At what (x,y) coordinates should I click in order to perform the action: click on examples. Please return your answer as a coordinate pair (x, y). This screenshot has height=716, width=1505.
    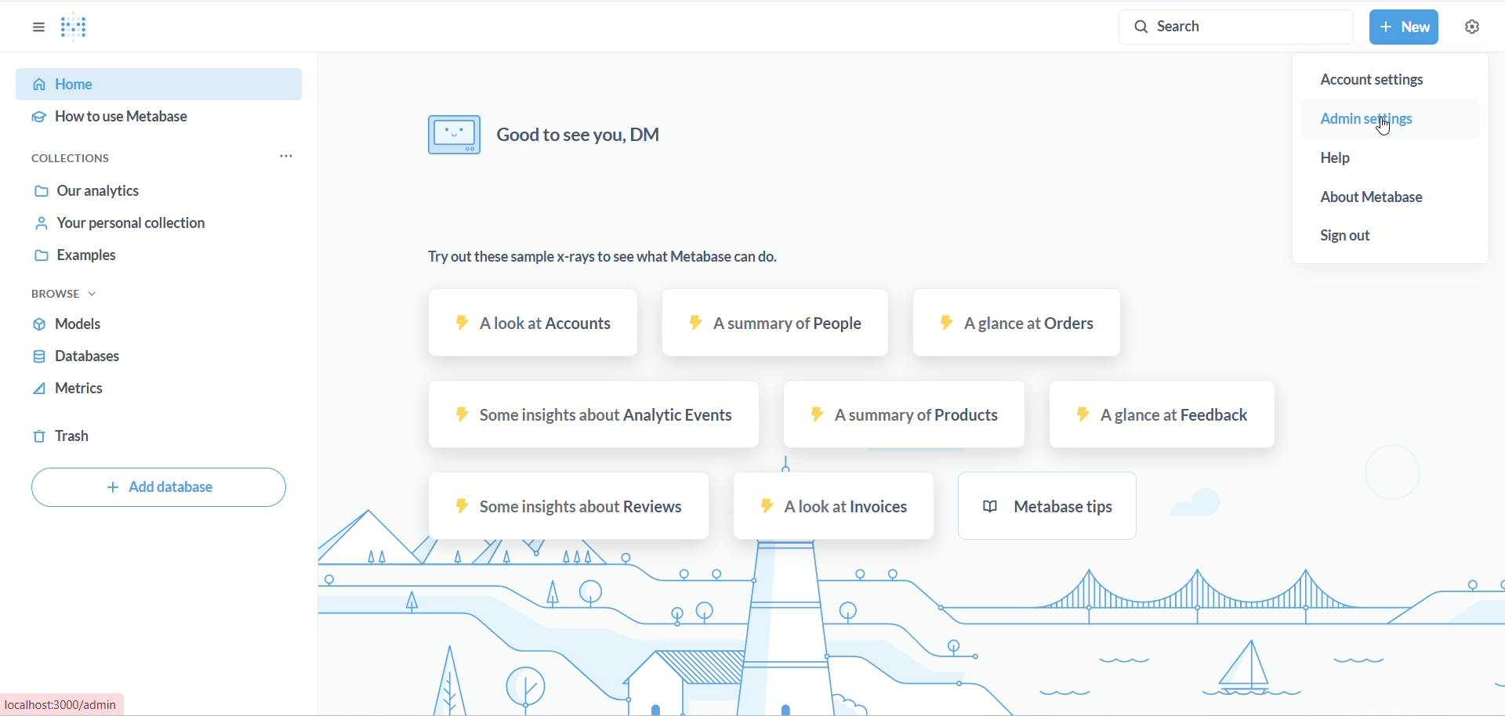
    Looking at the image, I should click on (86, 260).